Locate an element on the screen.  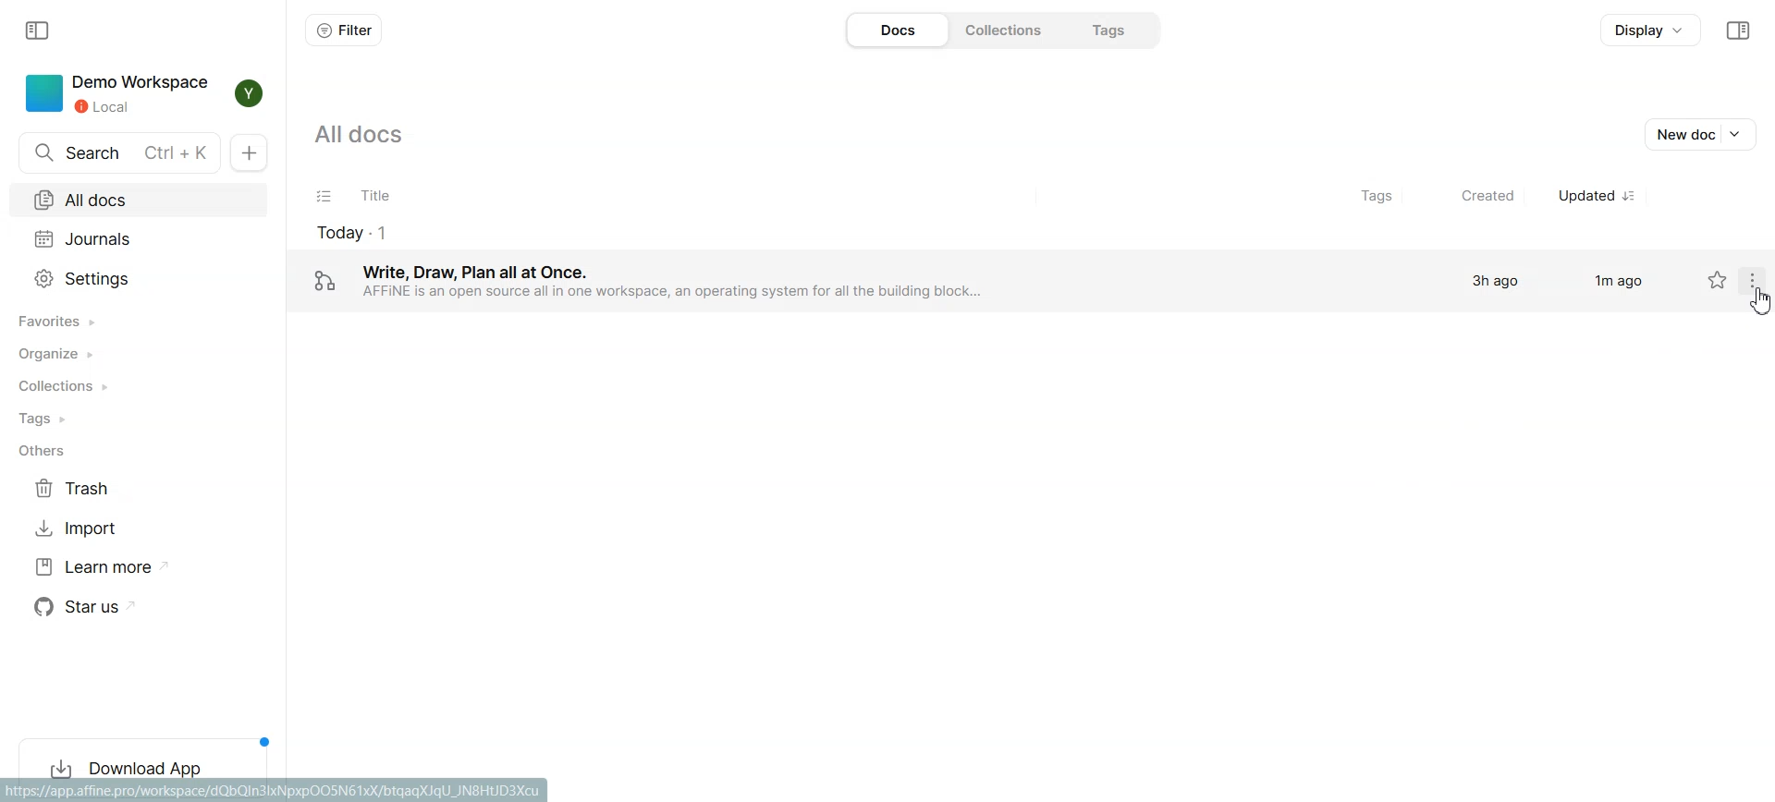
Checklist is located at coordinates (323, 197).